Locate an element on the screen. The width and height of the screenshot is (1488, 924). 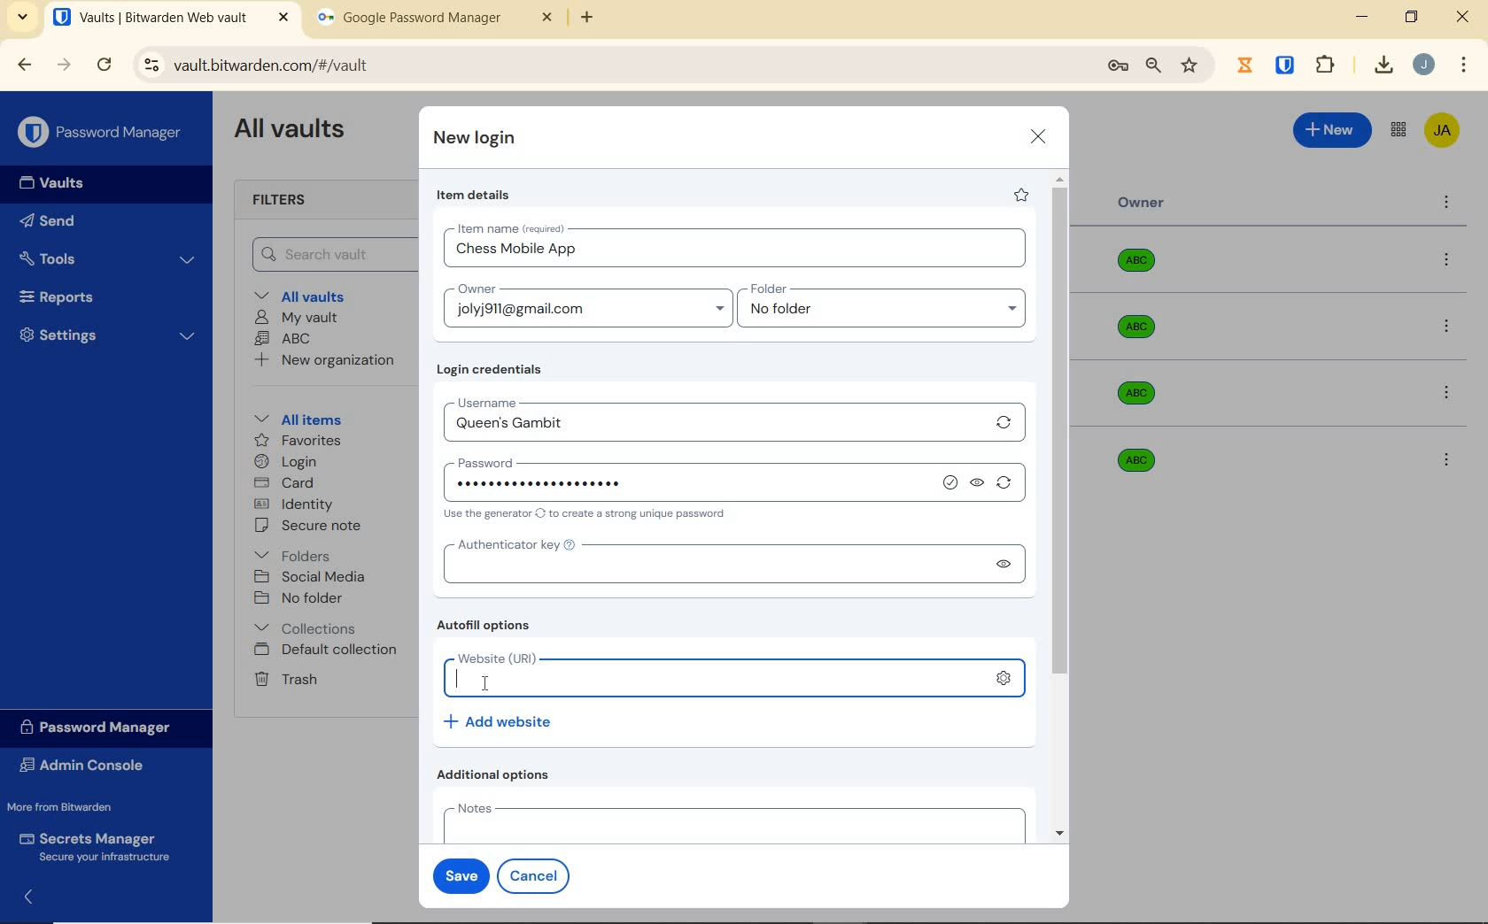
forward is located at coordinates (65, 65).